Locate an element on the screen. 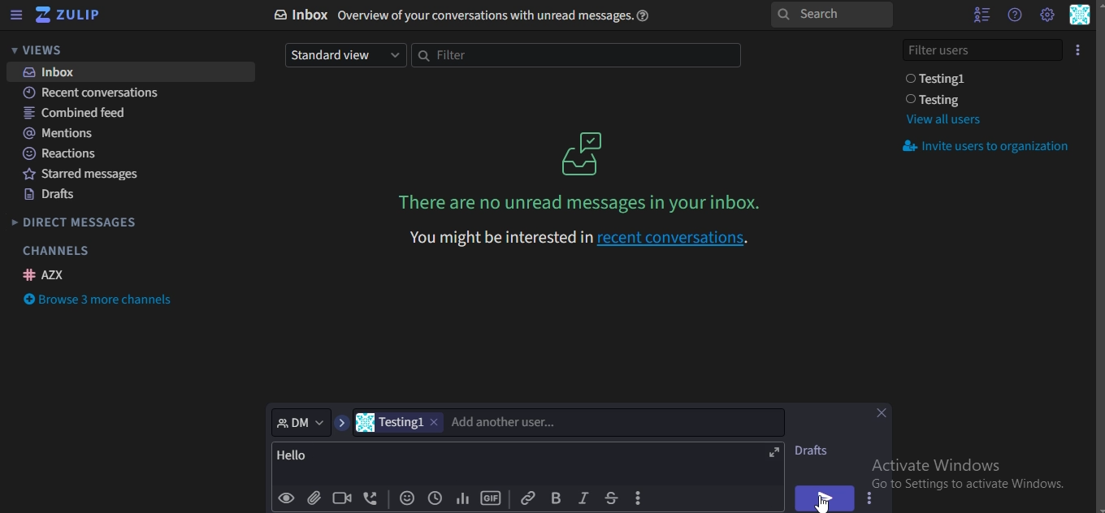  browse 3 more channels is located at coordinates (101, 301).